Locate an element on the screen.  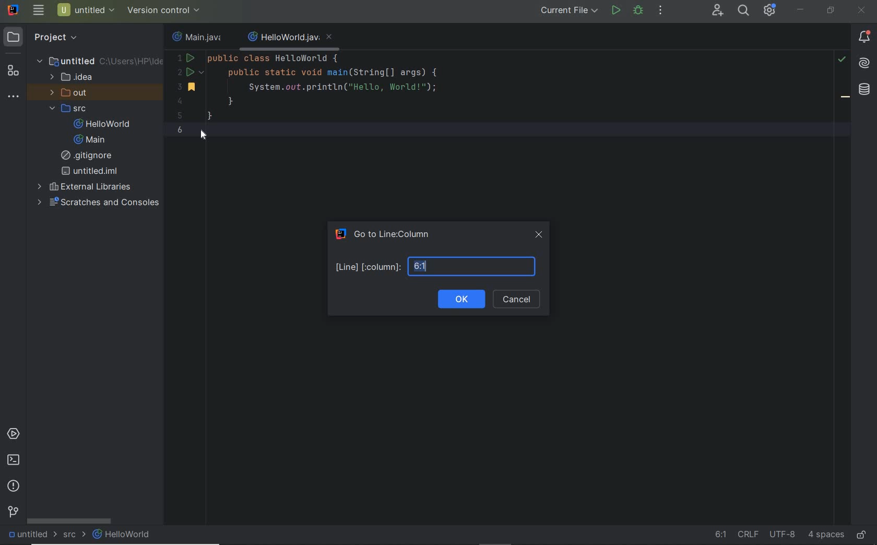
system name is located at coordinates (14, 9).